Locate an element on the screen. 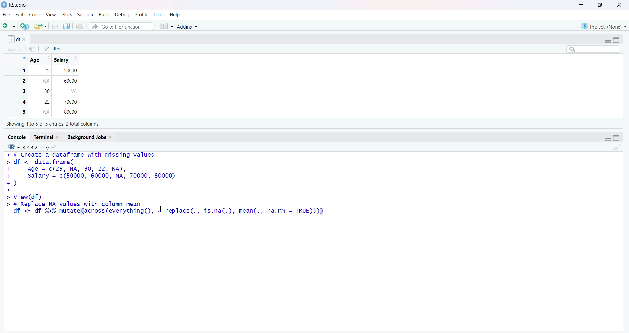 Image resolution: width=629 pixels, height=333 pixels. Console is located at coordinates (17, 137).